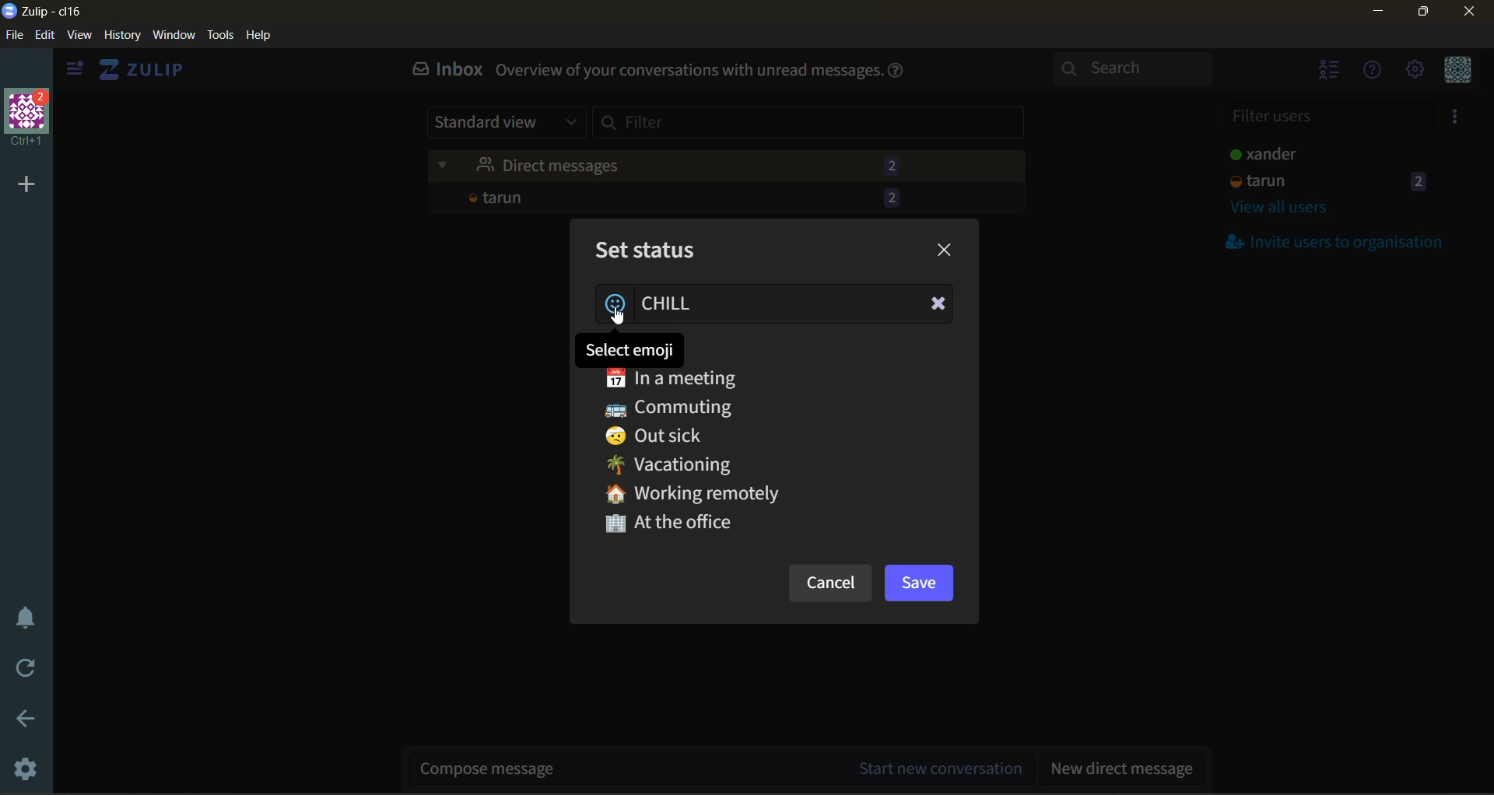 The width and height of the screenshot is (1494, 795). Describe the element at coordinates (672, 434) in the screenshot. I see `Out sick` at that location.